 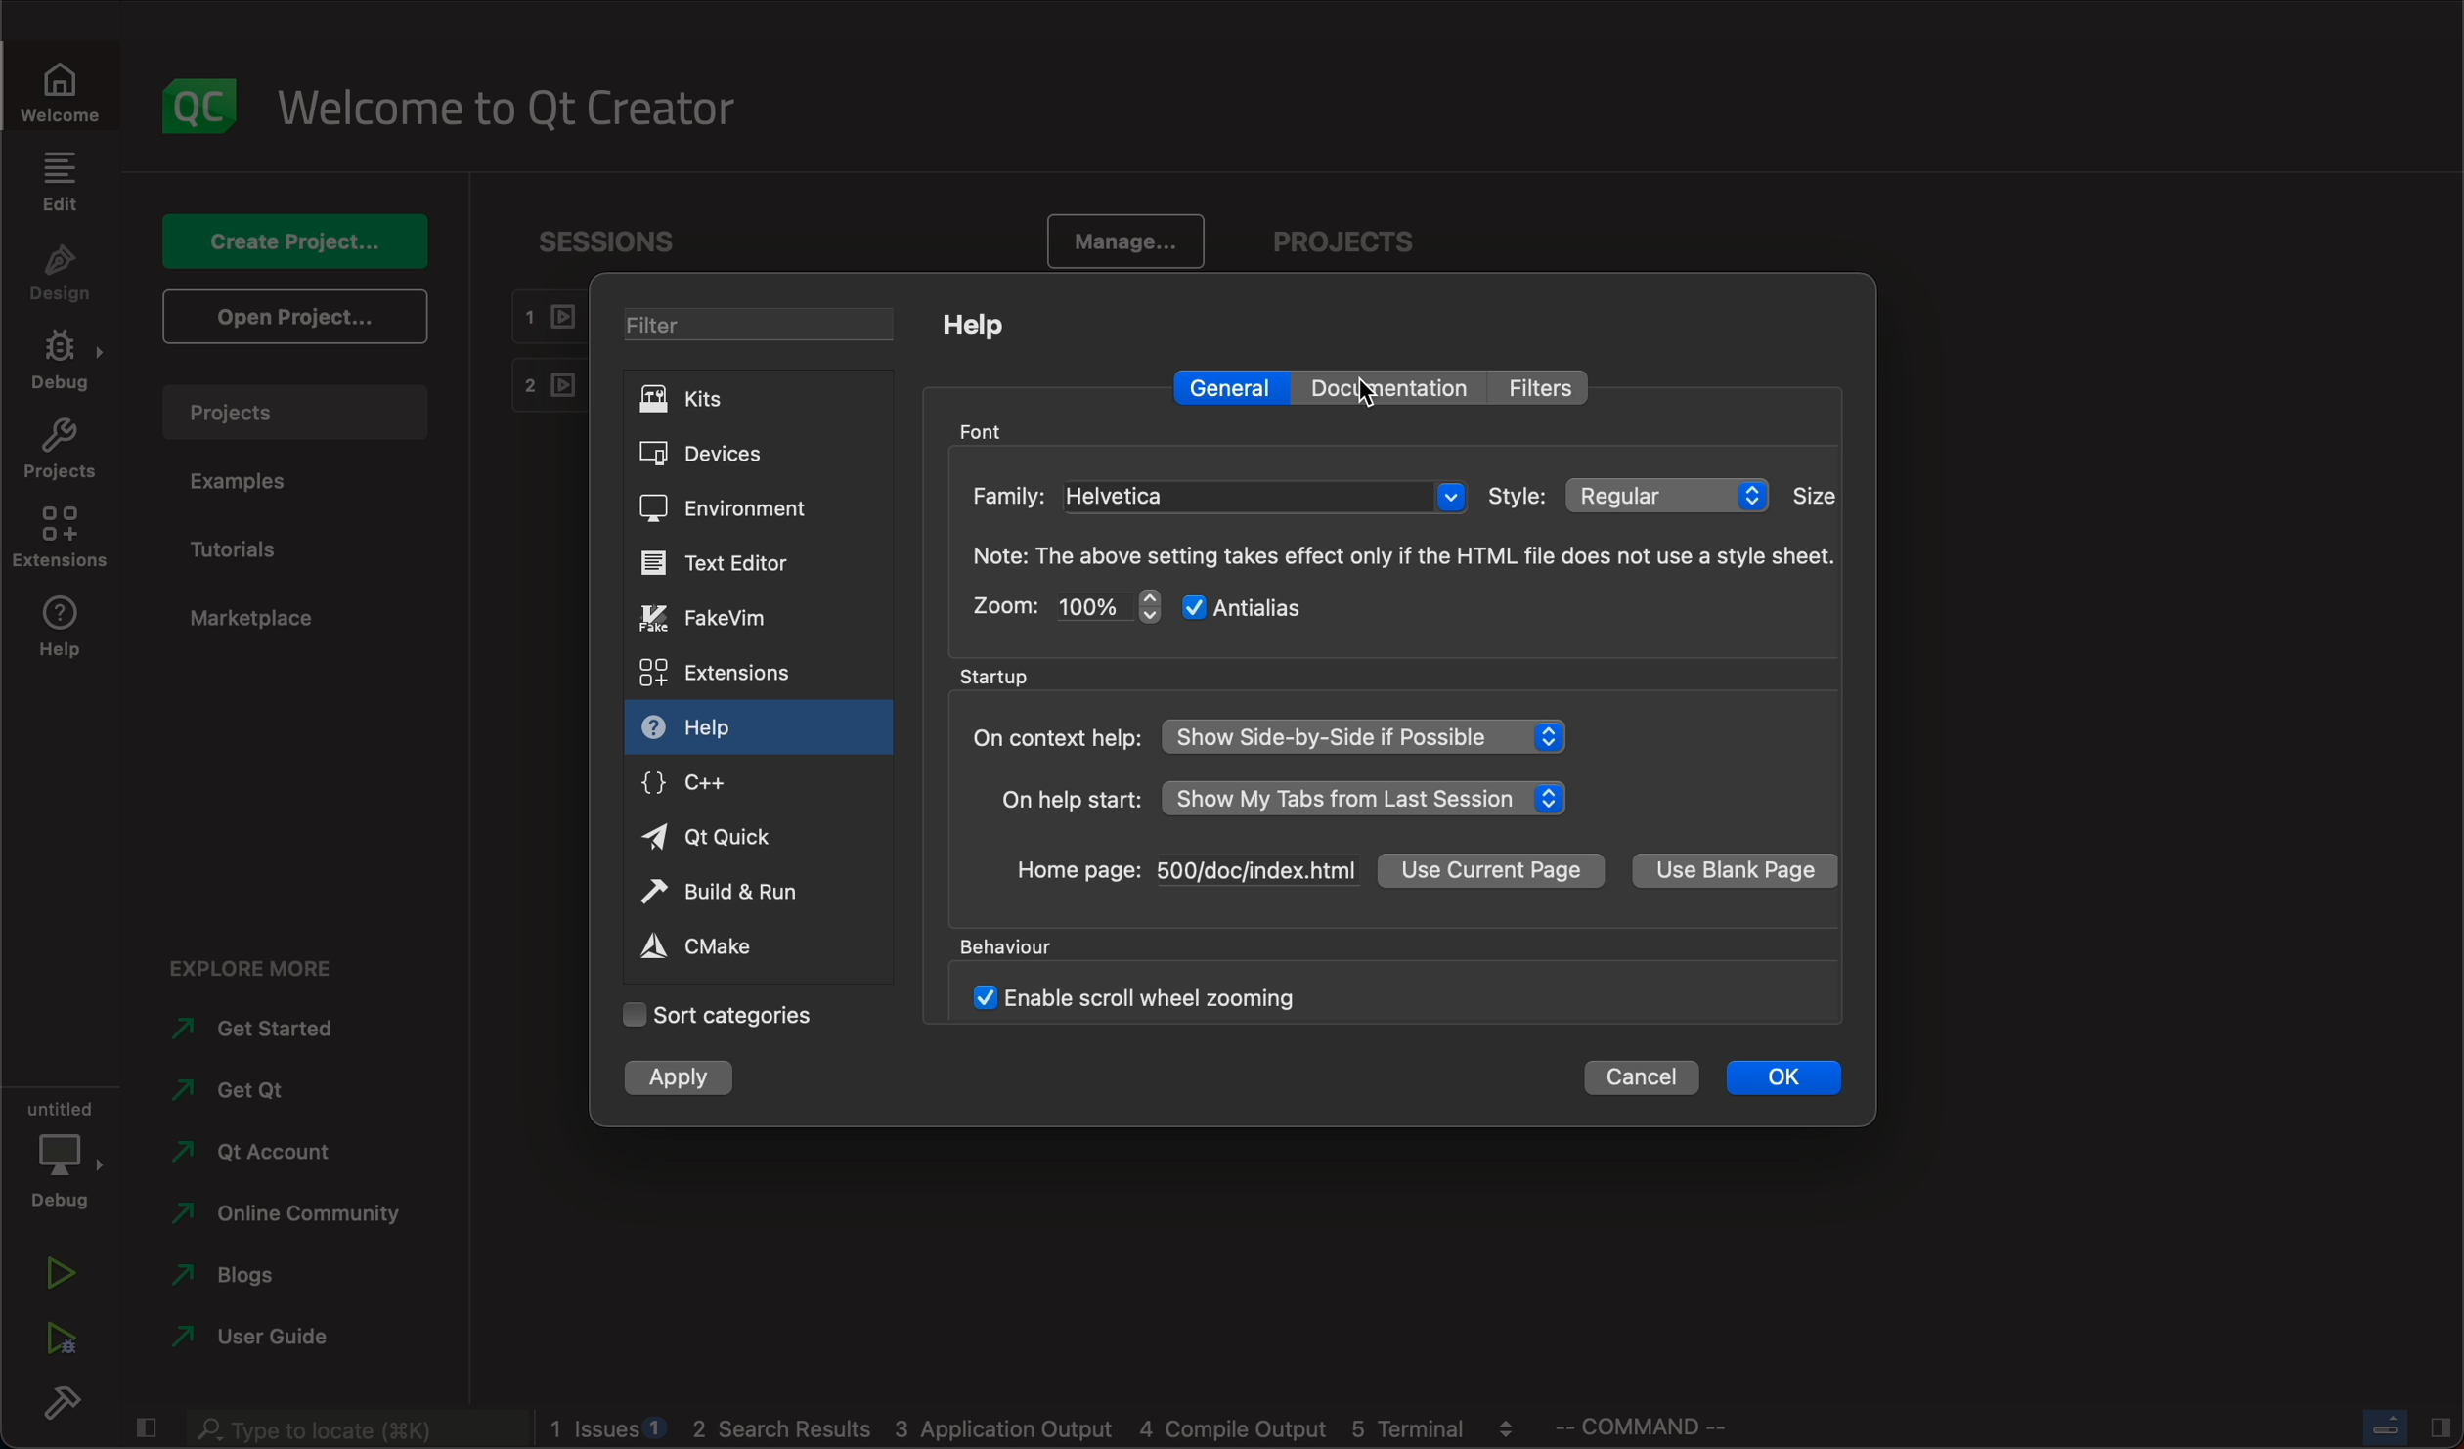 What do you see at coordinates (702, 788) in the screenshot?
I see `c++` at bounding box center [702, 788].